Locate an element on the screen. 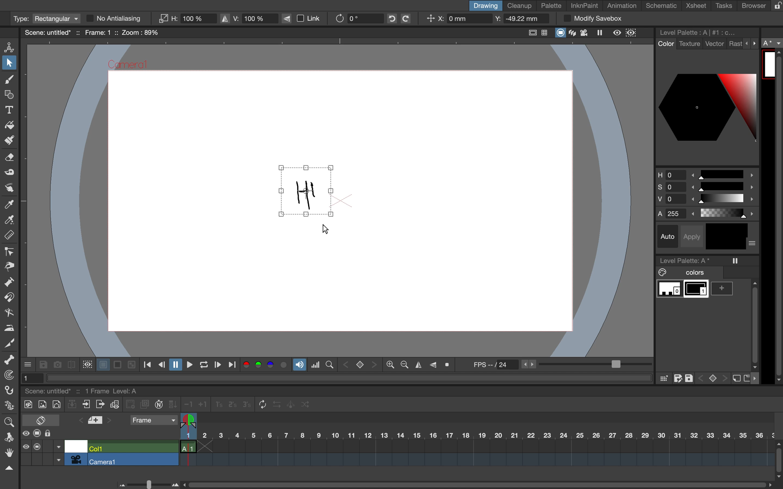 Image resolution: width=783 pixels, height=489 pixels. zoom tool is located at coordinates (8, 421).